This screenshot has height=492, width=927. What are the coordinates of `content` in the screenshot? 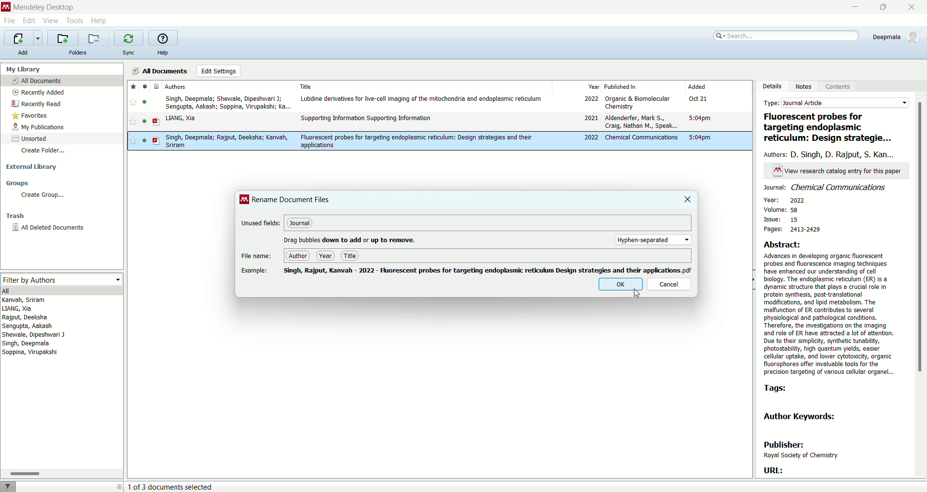 It's located at (838, 87).